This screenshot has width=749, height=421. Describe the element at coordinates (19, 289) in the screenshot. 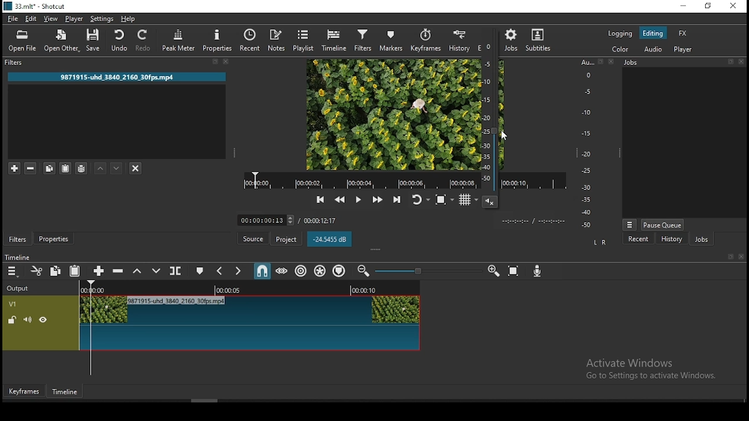

I see `output` at that location.